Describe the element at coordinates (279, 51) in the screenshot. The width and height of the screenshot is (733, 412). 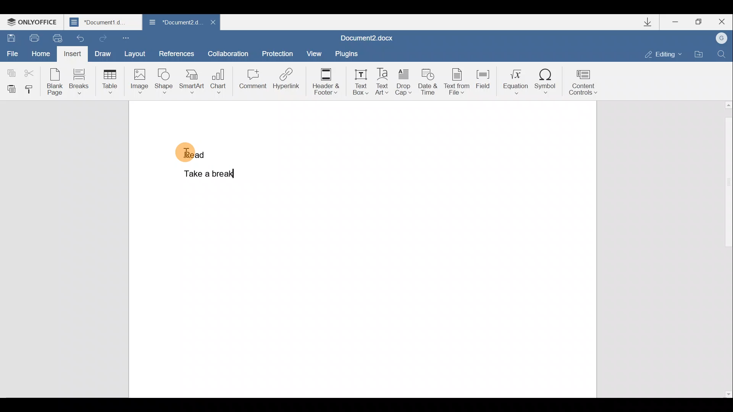
I see `Protection` at that location.